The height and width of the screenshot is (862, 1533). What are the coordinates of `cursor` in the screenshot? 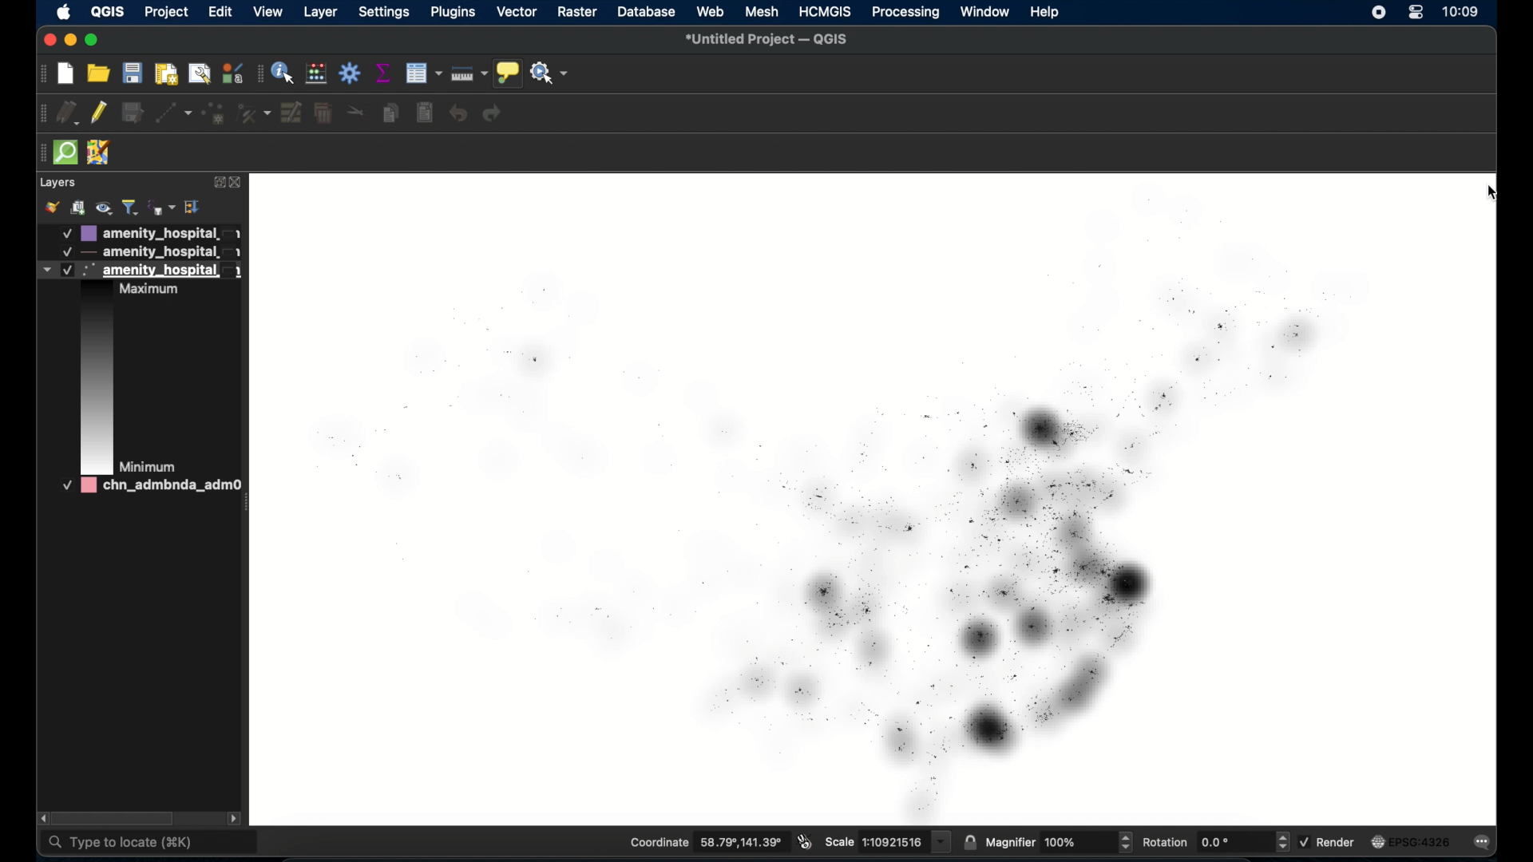 It's located at (1494, 193).